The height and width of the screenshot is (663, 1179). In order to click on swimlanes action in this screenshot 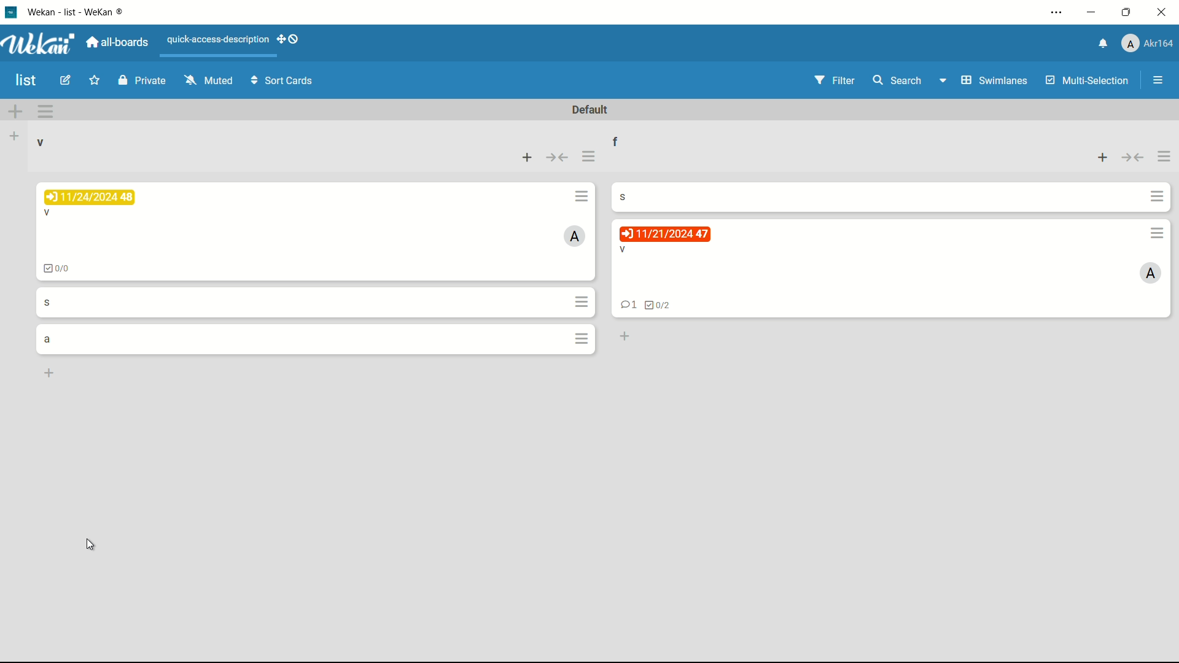, I will do `click(45, 111)`.